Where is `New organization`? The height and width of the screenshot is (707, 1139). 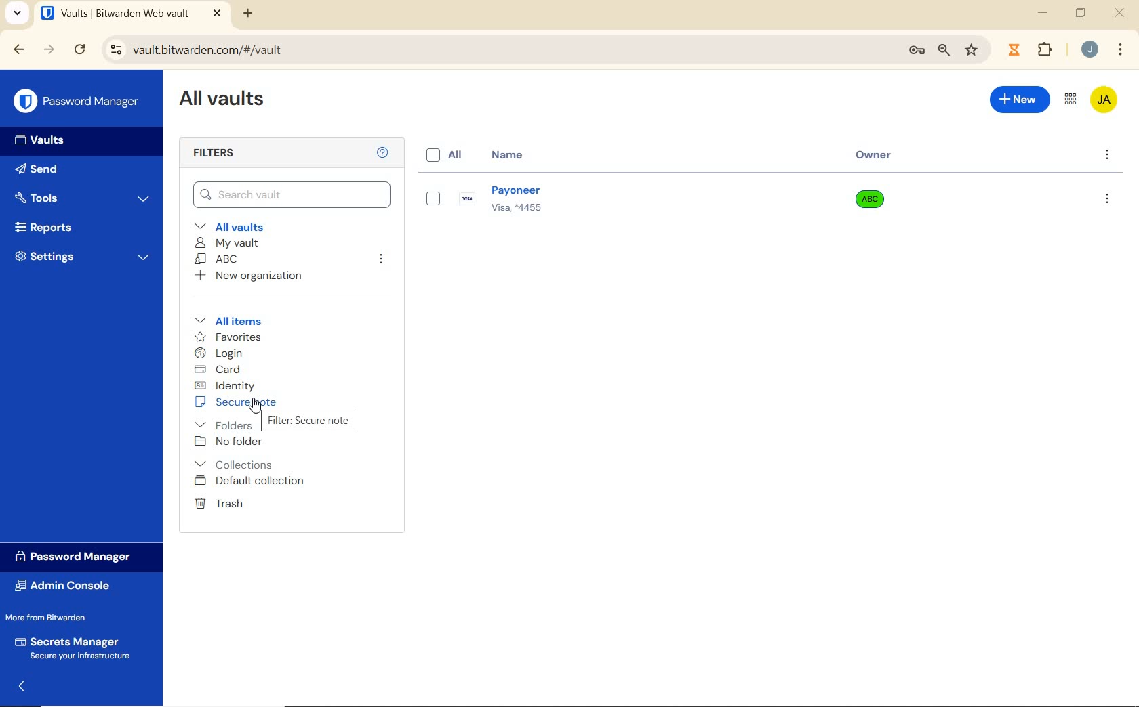
New organization is located at coordinates (249, 275).